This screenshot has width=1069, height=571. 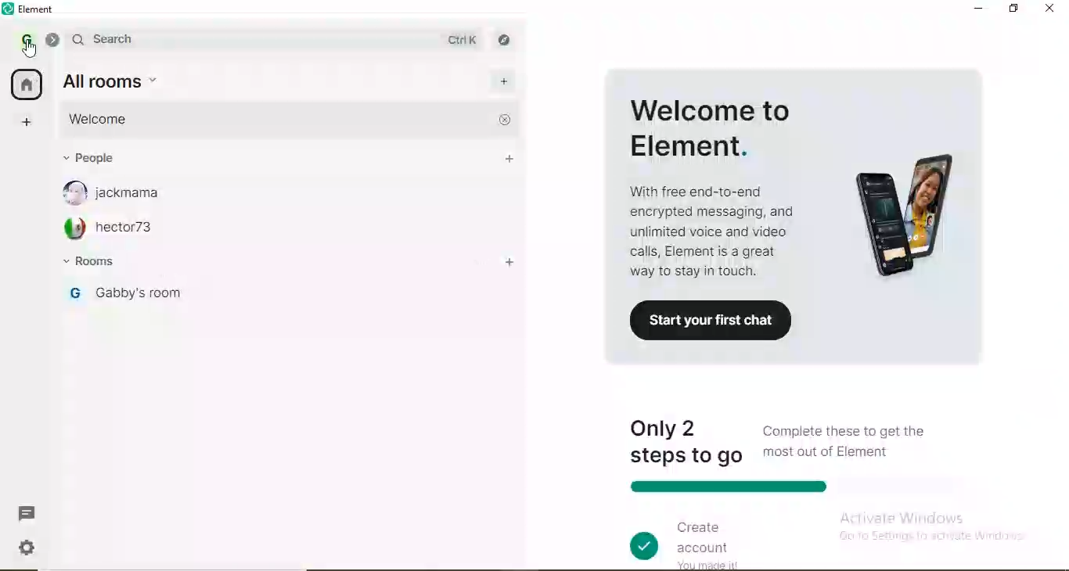 What do you see at coordinates (103, 261) in the screenshot?
I see `rooms` at bounding box center [103, 261].